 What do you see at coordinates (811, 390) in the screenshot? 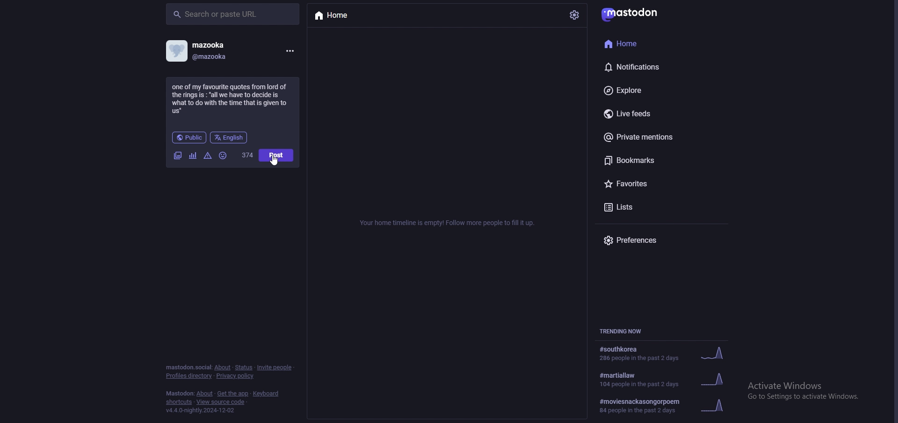
I see `Windows activation prompt` at bounding box center [811, 390].